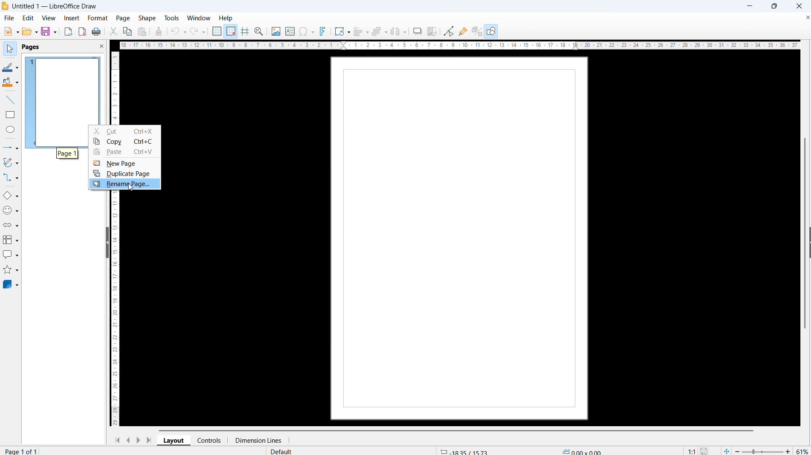 Image resolution: width=811 pixels, height=455 pixels. I want to click on zoom slider, so click(762, 450).